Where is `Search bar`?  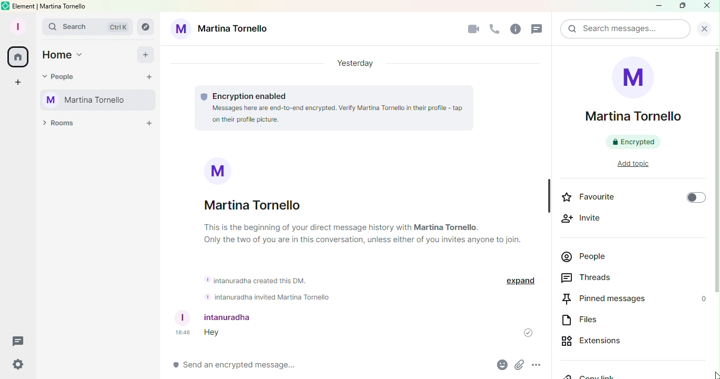 Search bar is located at coordinates (89, 27).